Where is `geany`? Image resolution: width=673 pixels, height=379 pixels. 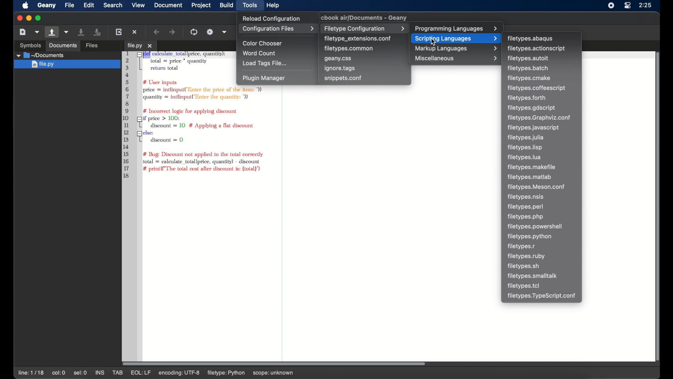 geany is located at coordinates (47, 6).